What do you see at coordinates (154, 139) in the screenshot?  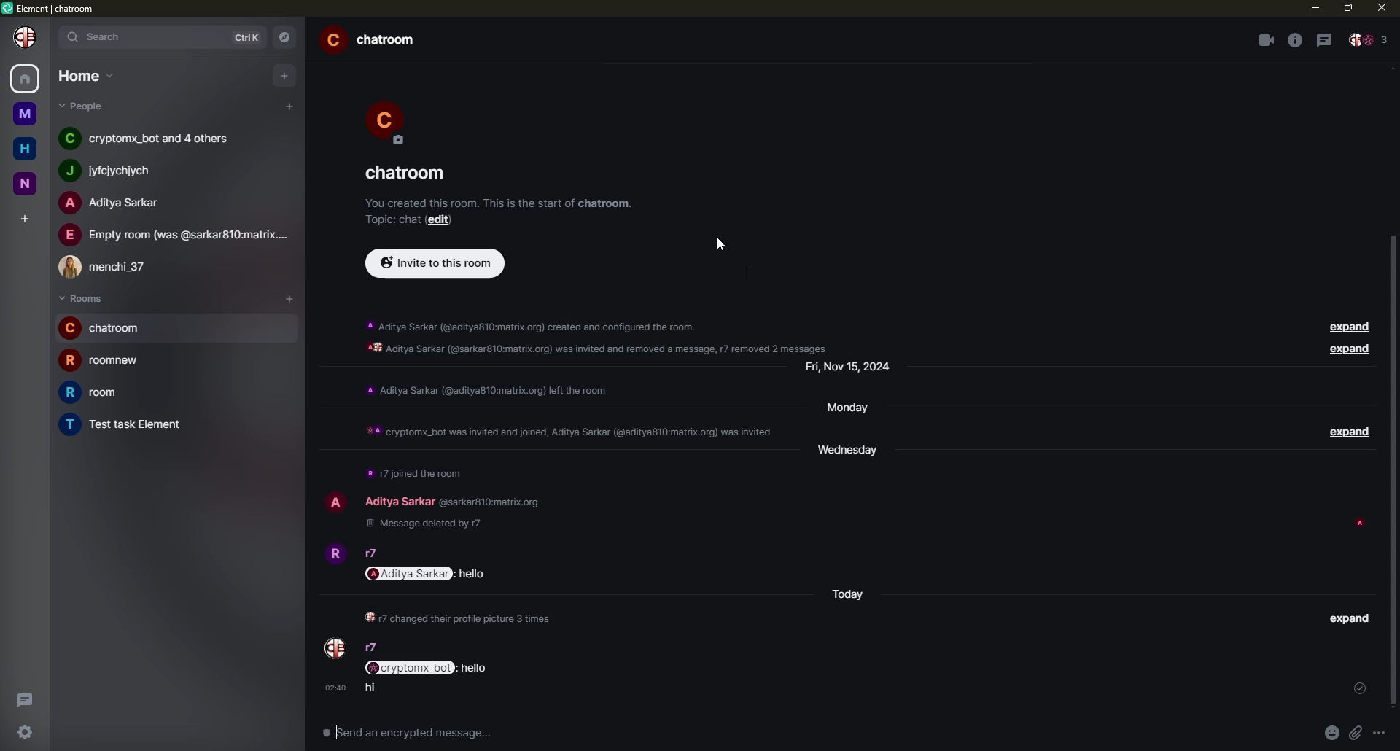 I see `people` at bounding box center [154, 139].